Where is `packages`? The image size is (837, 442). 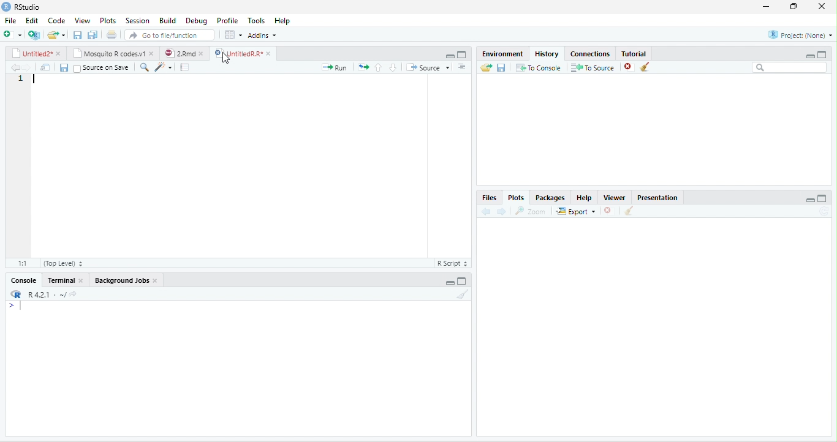 packages is located at coordinates (550, 197).